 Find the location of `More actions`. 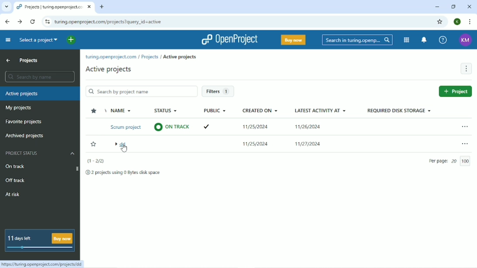

More actions is located at coordinates (466, 127).